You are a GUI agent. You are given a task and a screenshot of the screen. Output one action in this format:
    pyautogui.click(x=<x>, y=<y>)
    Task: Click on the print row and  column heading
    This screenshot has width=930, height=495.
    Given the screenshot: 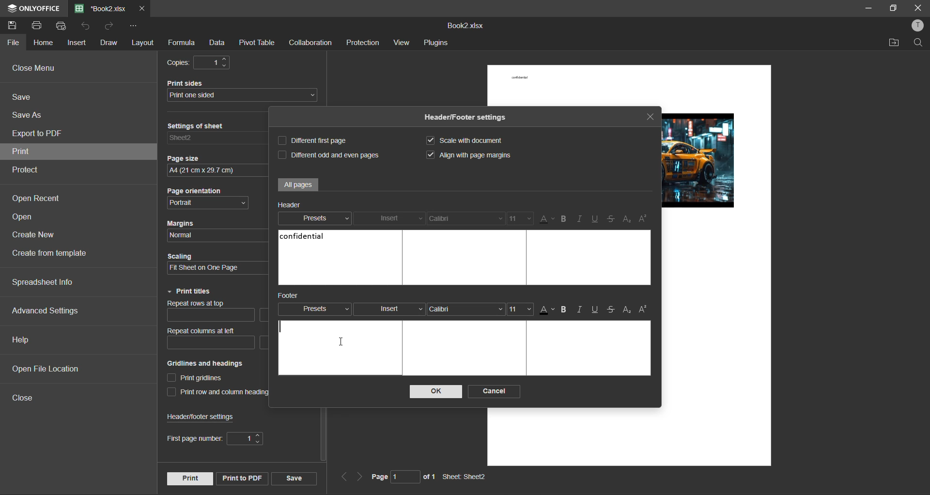 What is the action you would take?
    pyautogui.click(x=217, y=392)
    